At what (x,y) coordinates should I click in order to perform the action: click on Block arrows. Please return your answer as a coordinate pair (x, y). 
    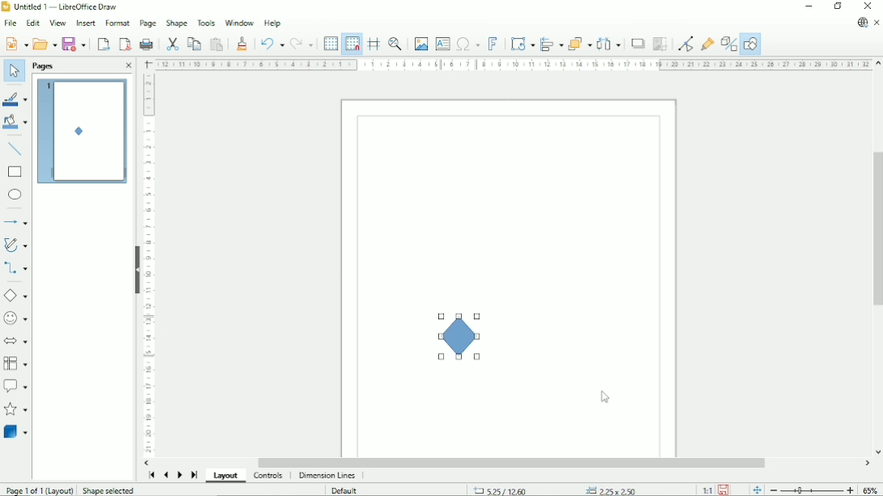
    Looking at the image, I should click on (15, 341).